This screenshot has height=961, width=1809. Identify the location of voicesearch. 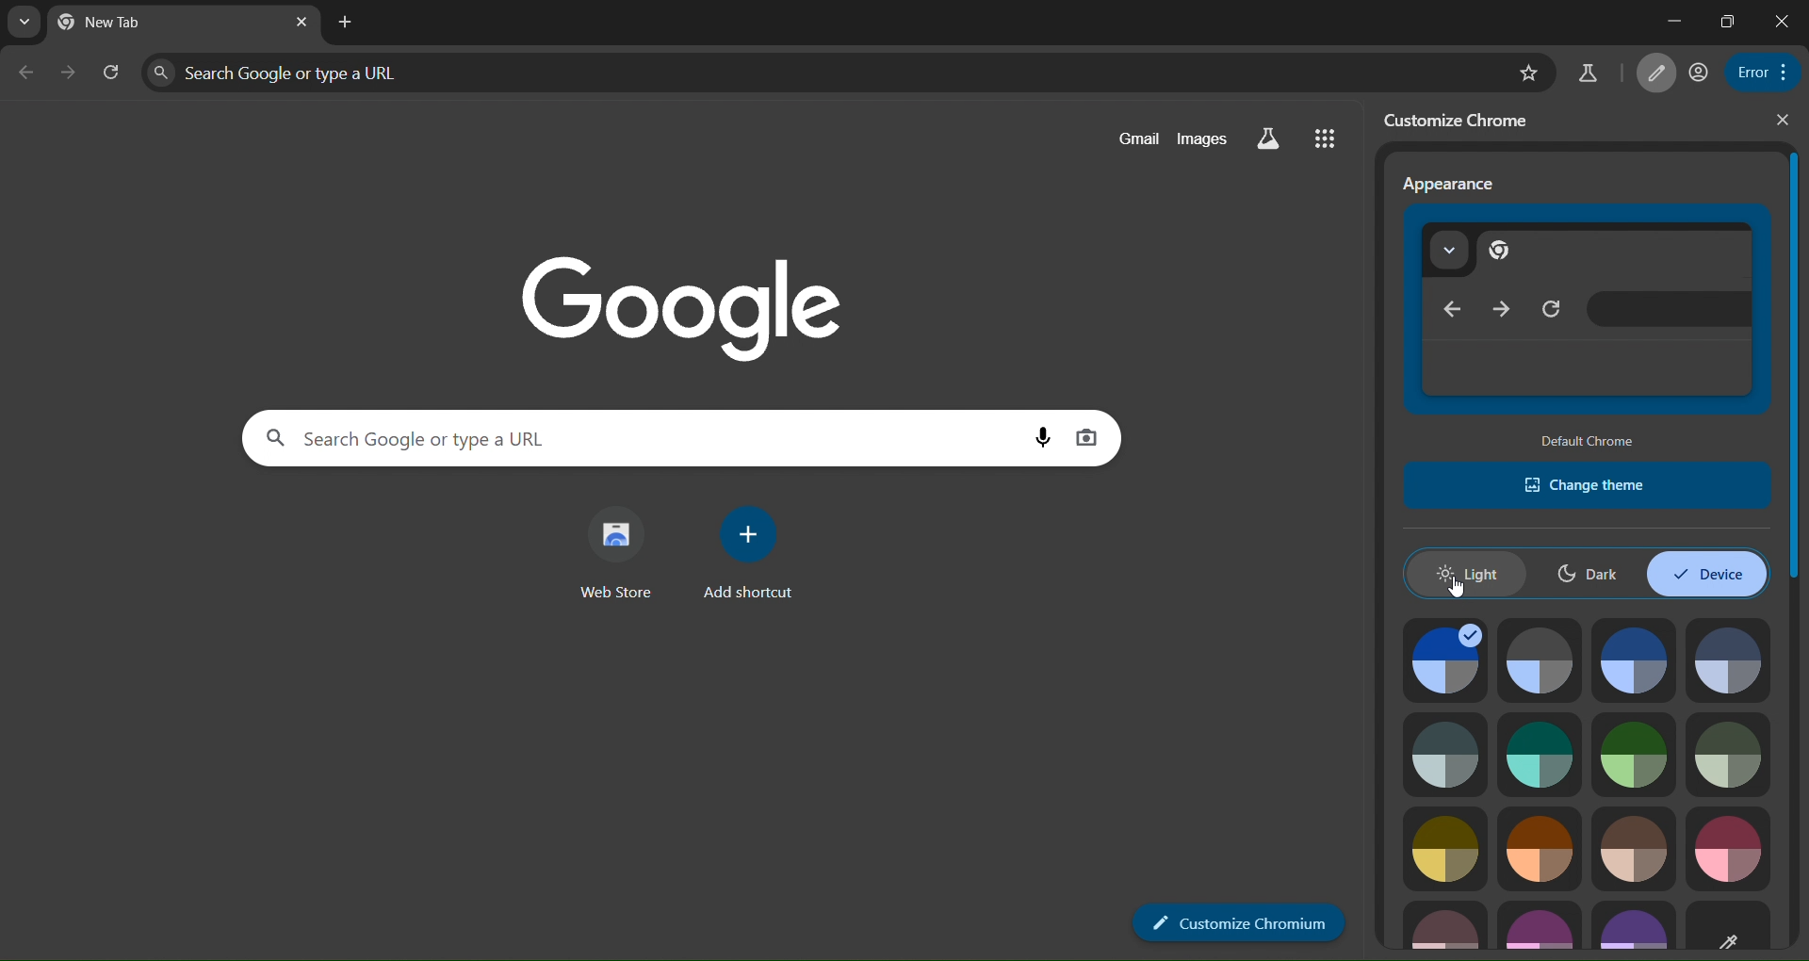
(1087, 439).